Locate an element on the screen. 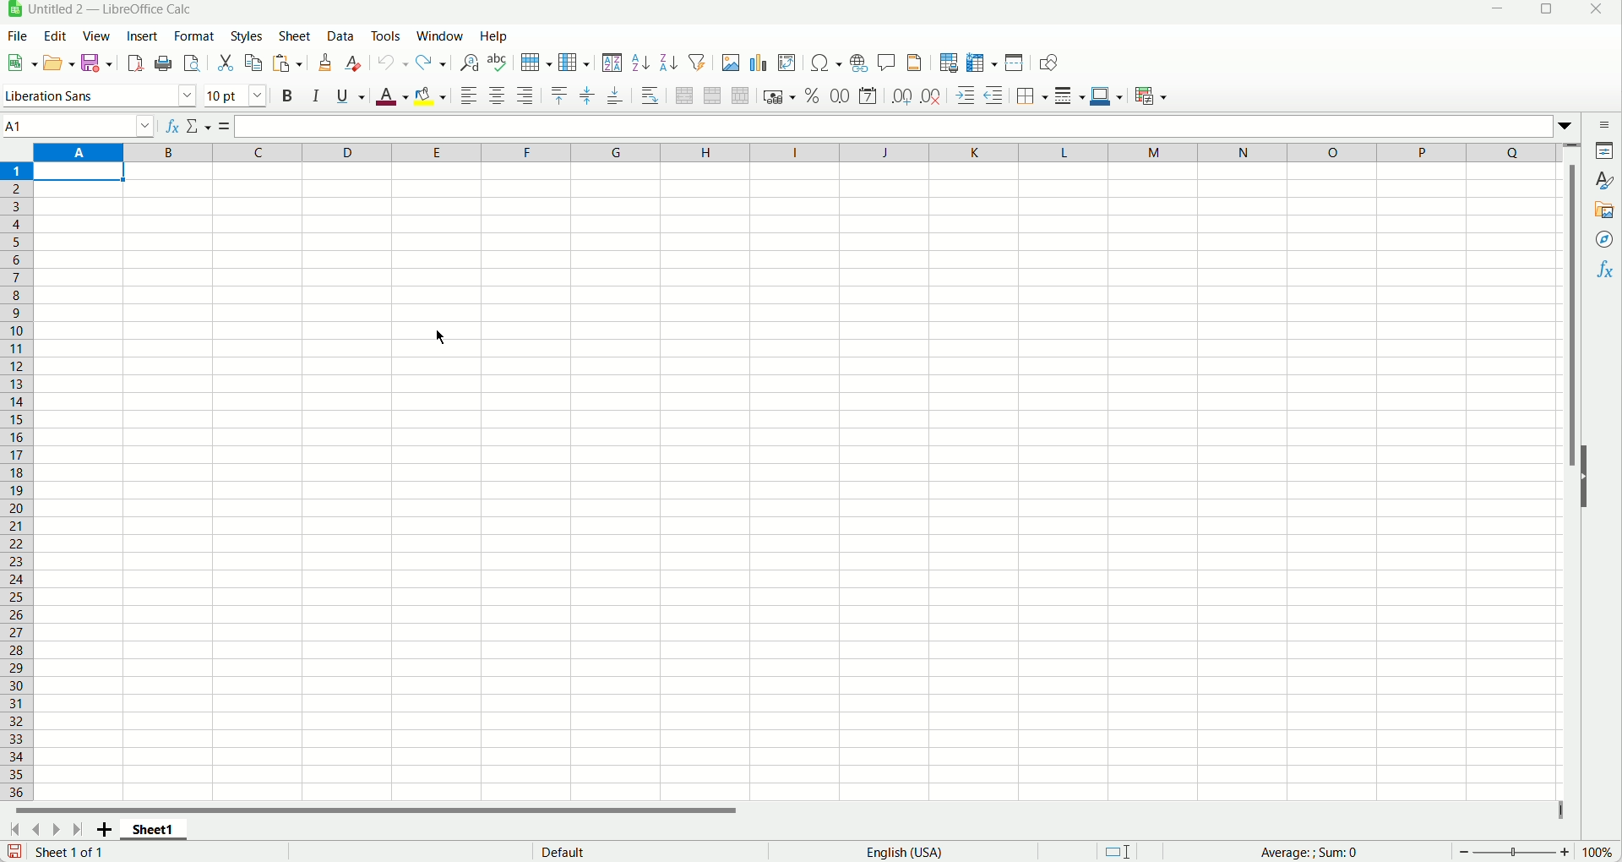 Image resolution: width=1622 pixels, height=862 pixels. Paste is located at coordinates (286, 63).